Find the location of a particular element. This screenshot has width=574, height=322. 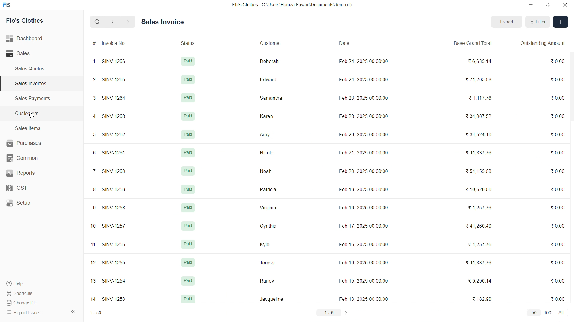

n is located at coordinates (91, 245).